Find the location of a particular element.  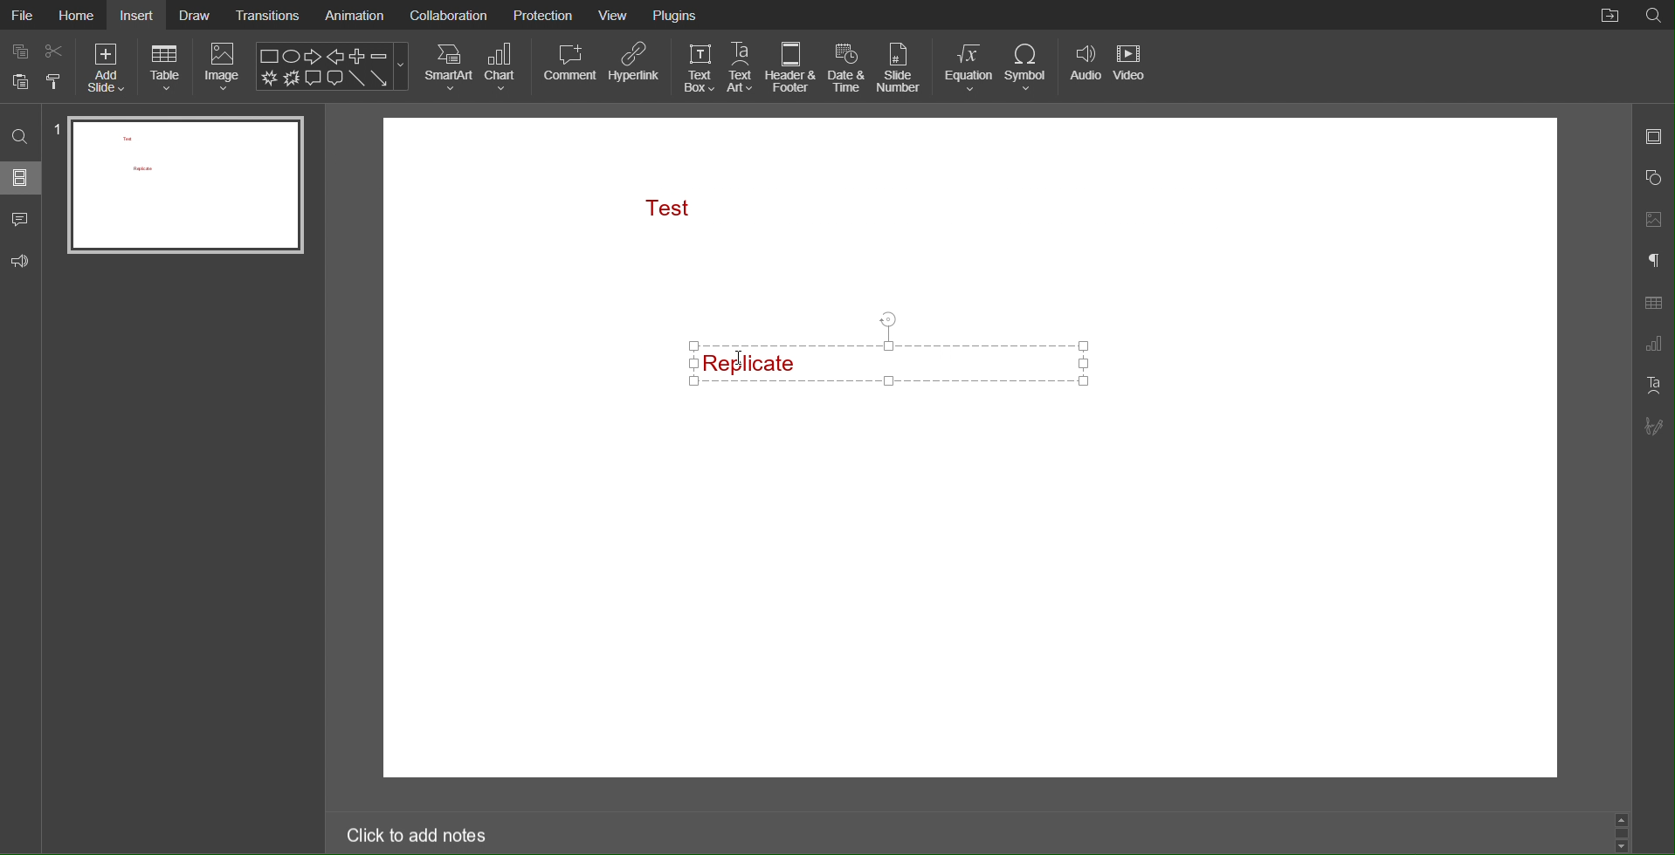

SmartArt is located at coordinates (448, 67).